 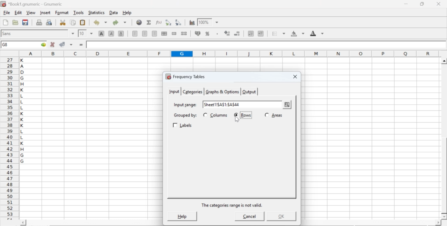 I want to click on print, so click(x=39, y=22).